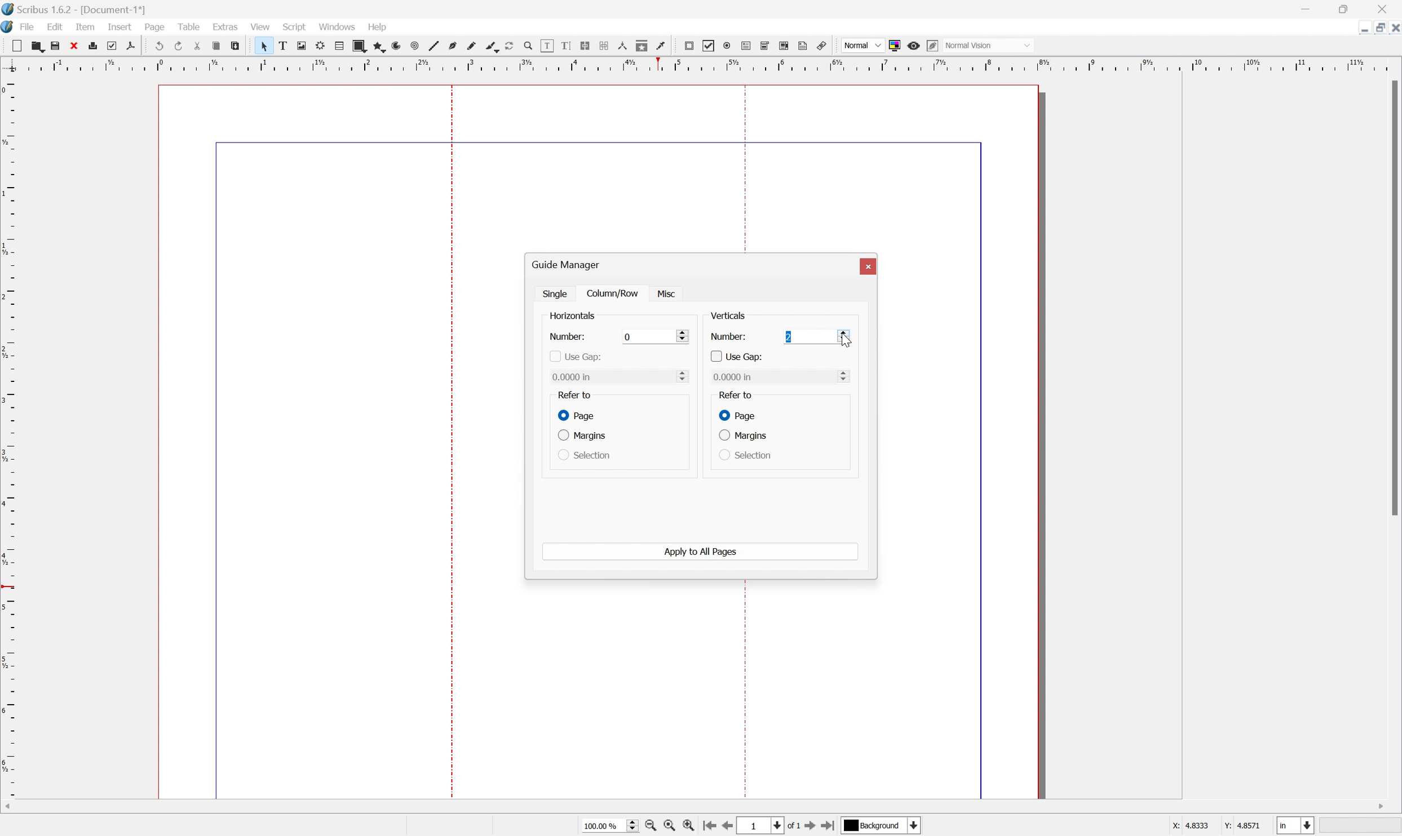 This screenshot has width=1402, height=836. I want to click on zoom in or zoom out, so click(528, 45).